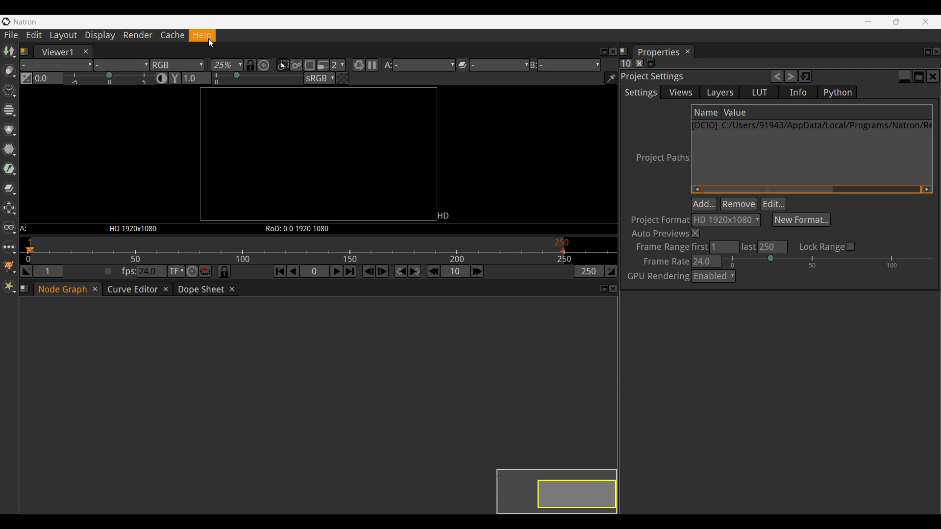 Image resolution: width=941 pixels, height=529 pixels. What do you see at coordinates (25, 51) in the screenshot?
I see `Pane 1 information ` at bounding box center [25, 51].